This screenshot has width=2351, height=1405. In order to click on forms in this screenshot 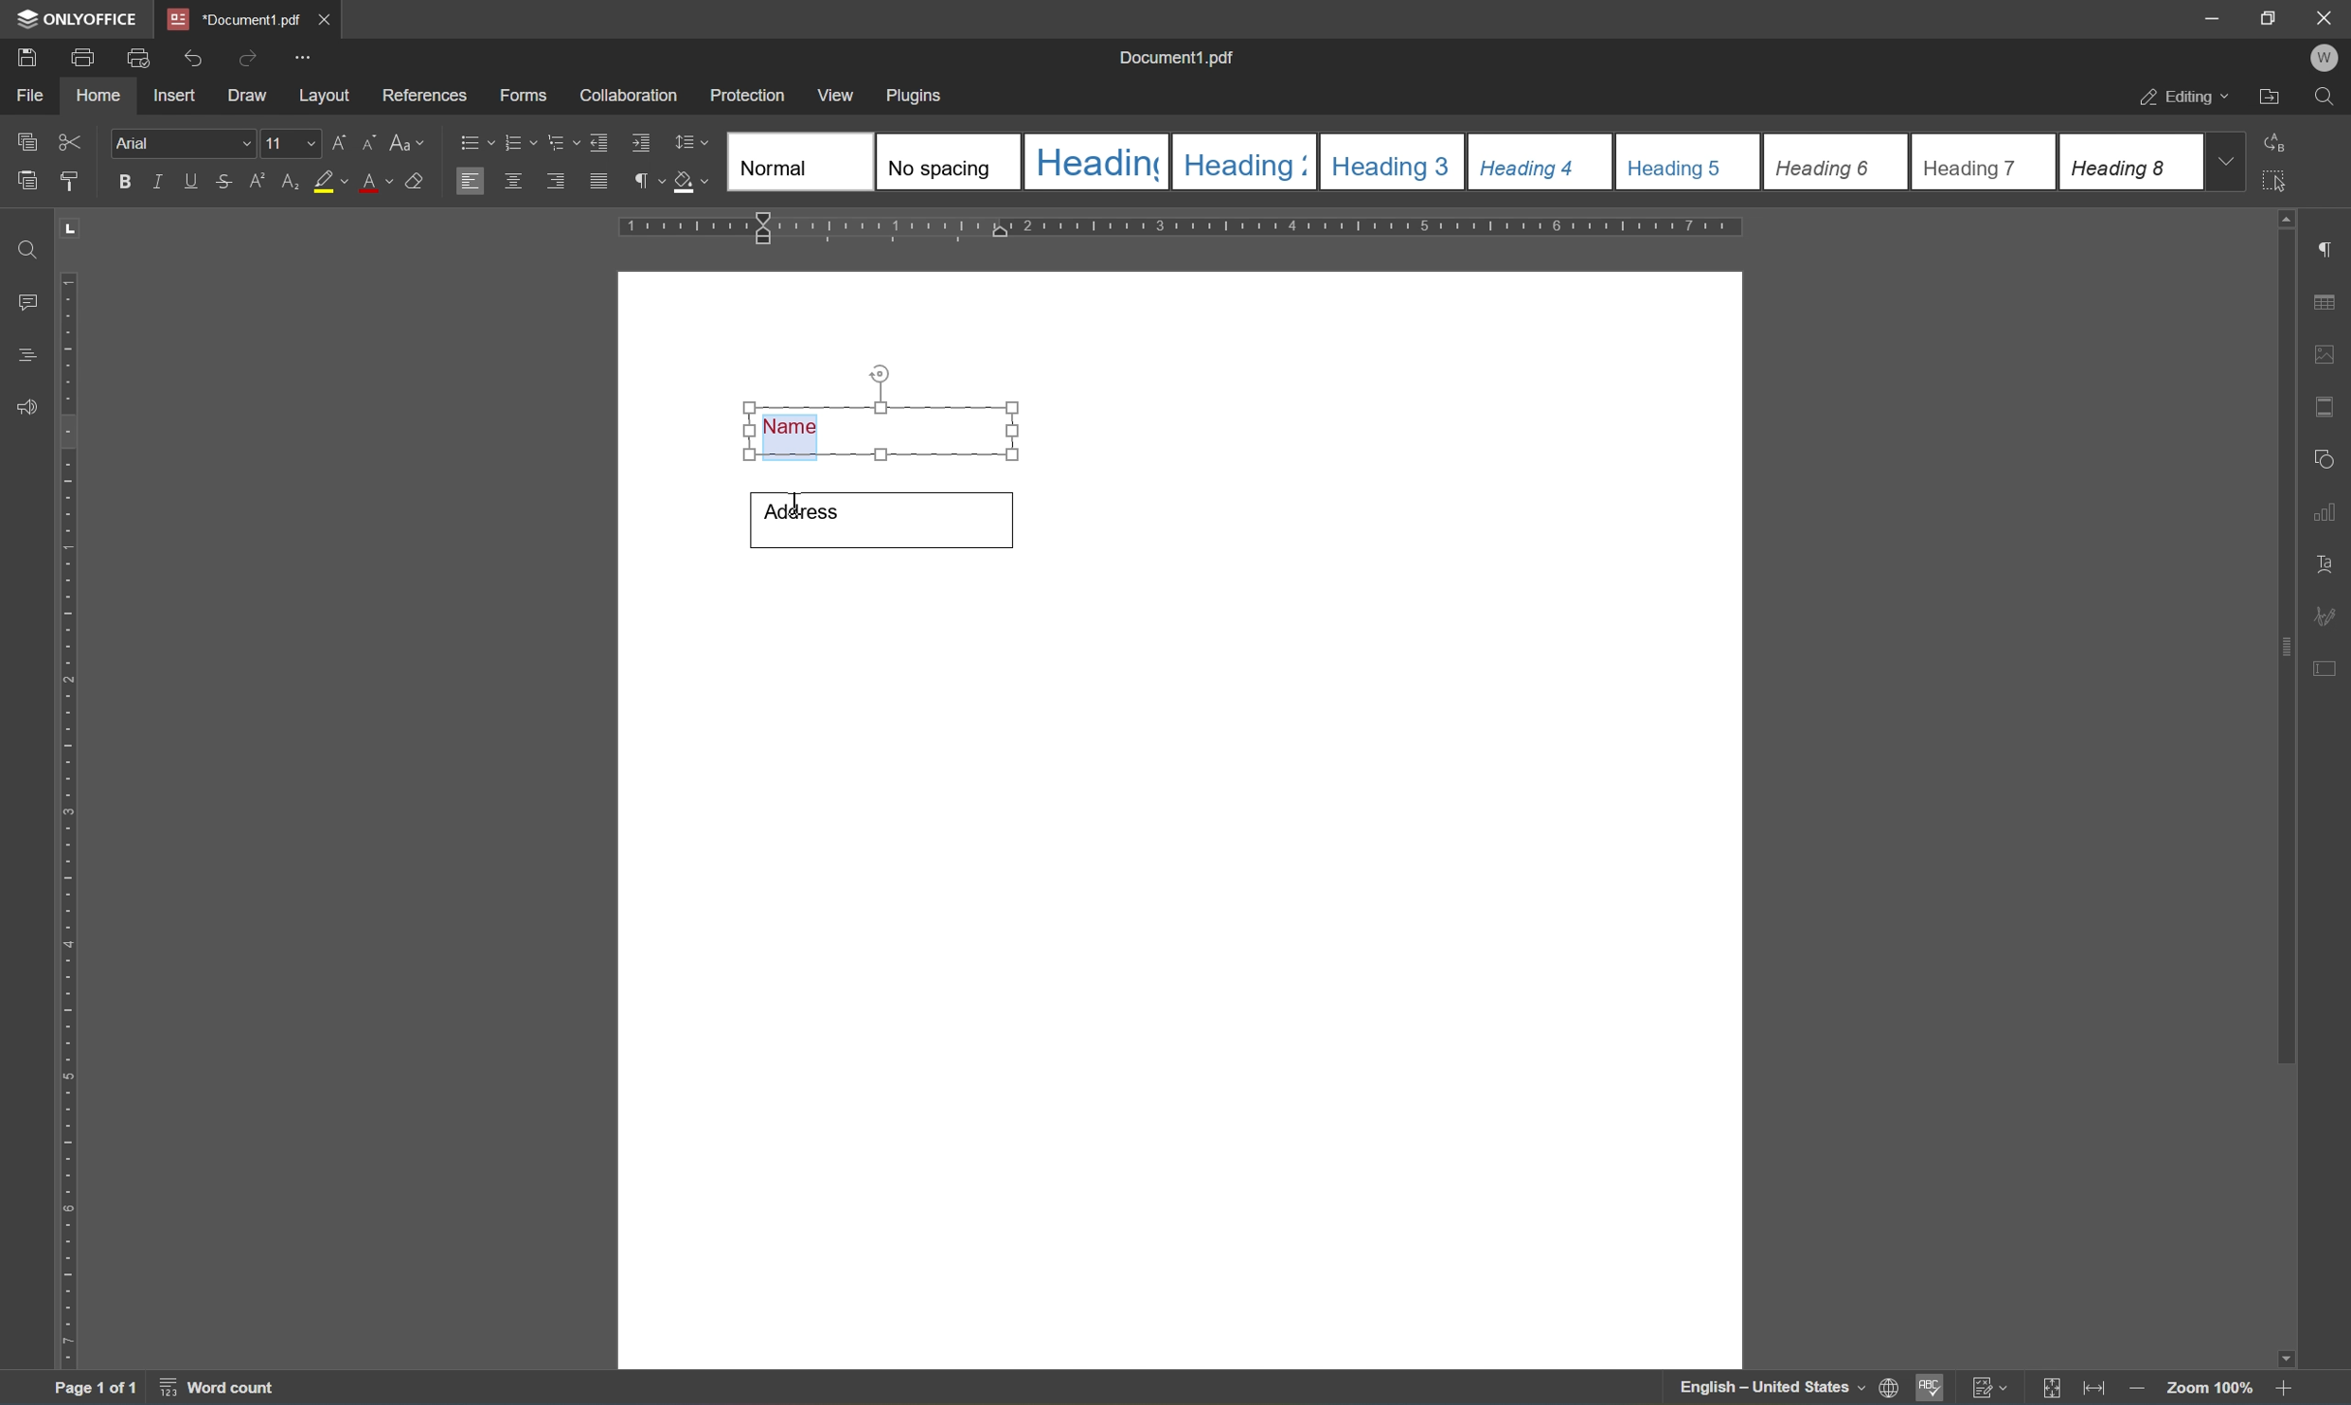, I will do `click(522, 95)`.